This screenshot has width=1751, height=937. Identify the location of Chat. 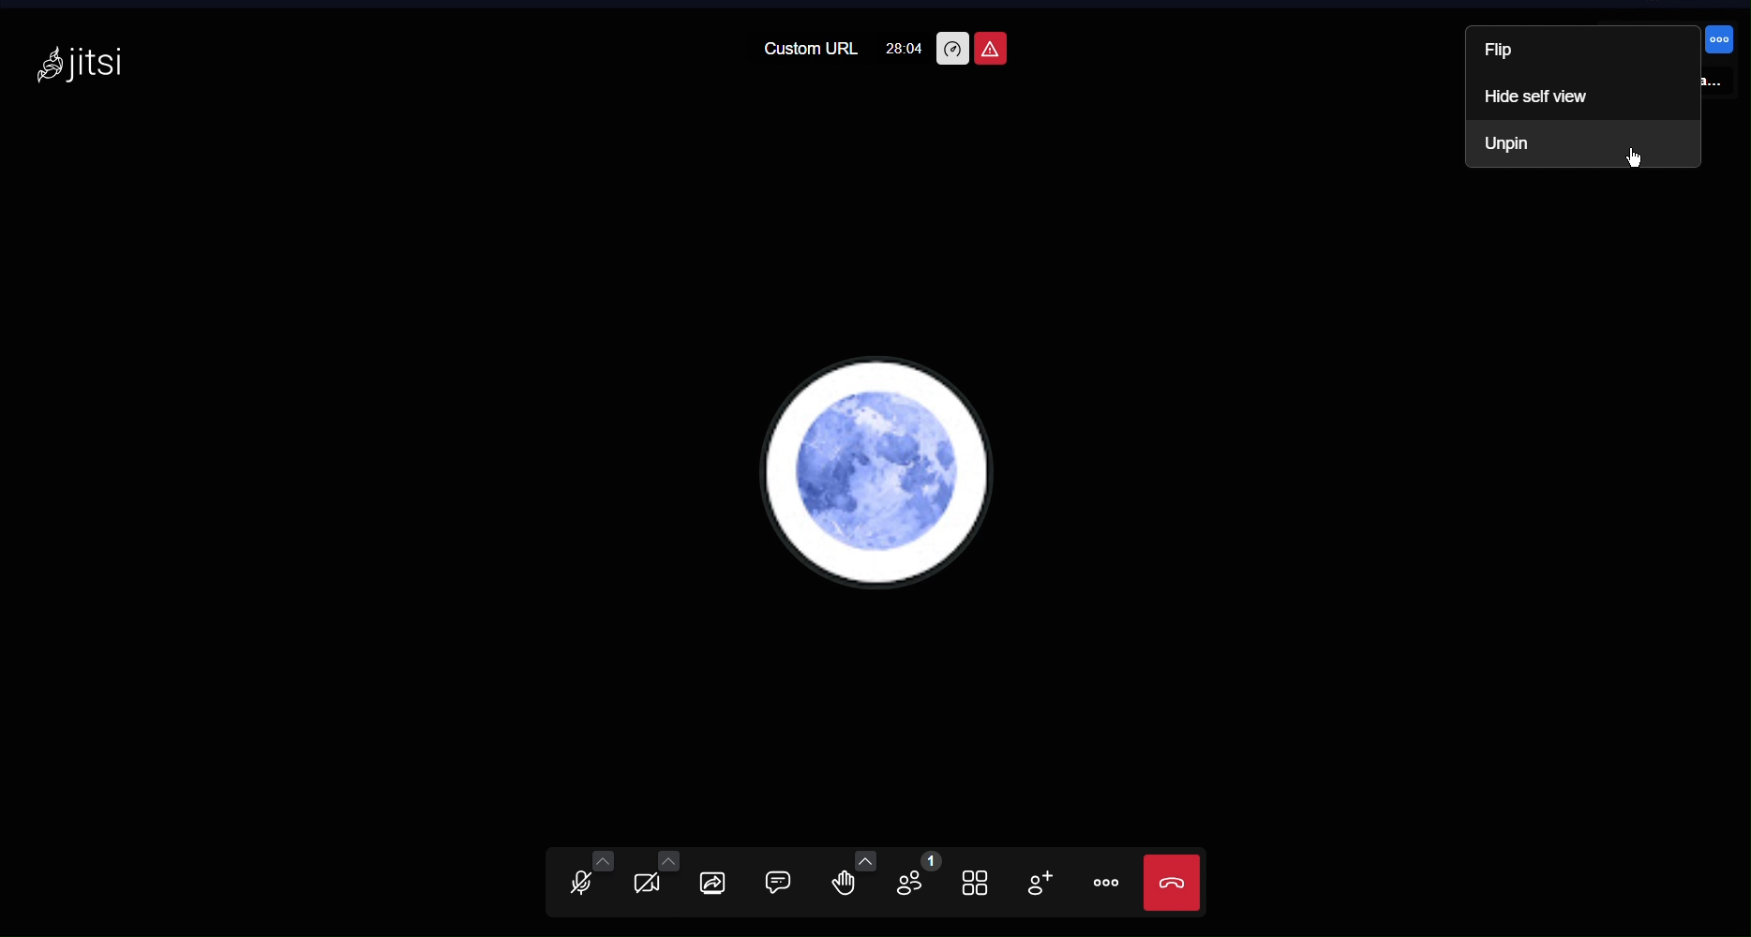
(792, 882).